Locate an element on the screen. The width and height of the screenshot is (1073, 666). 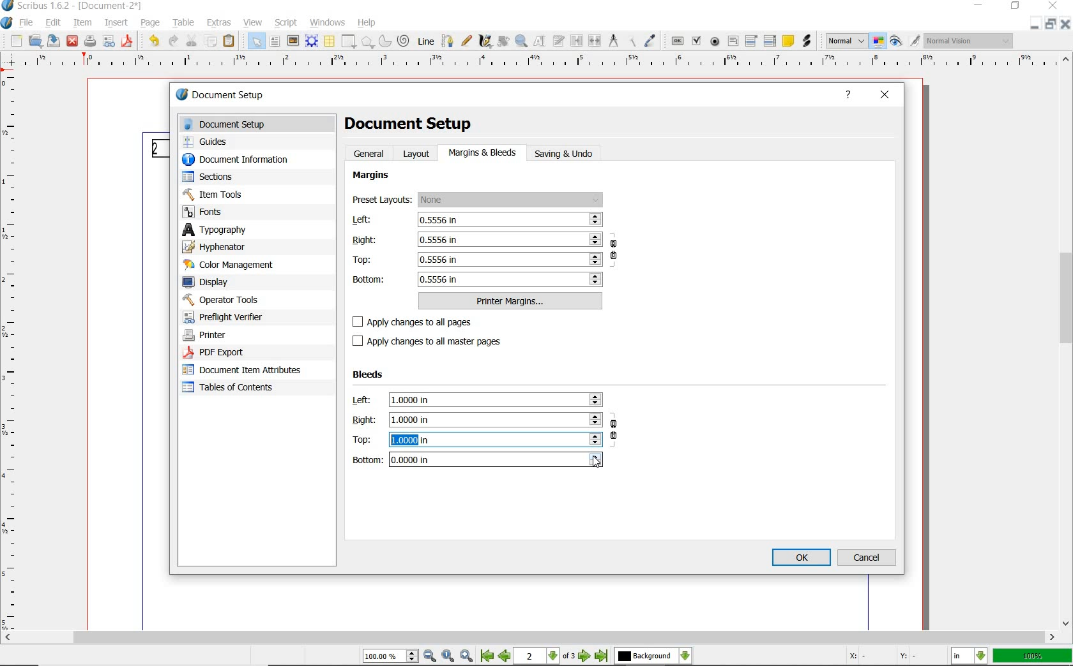
undo is located at coordinates (152, 41).